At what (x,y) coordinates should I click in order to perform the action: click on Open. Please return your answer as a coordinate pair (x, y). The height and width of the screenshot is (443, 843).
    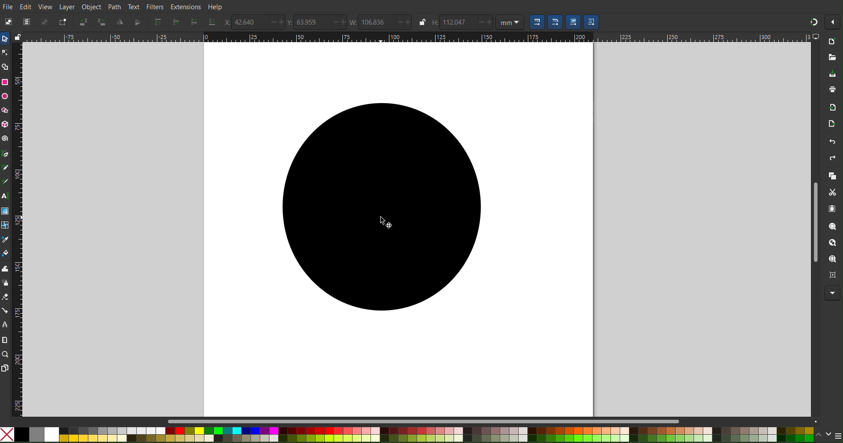
    Looking at the image, I should click on (832, 58).